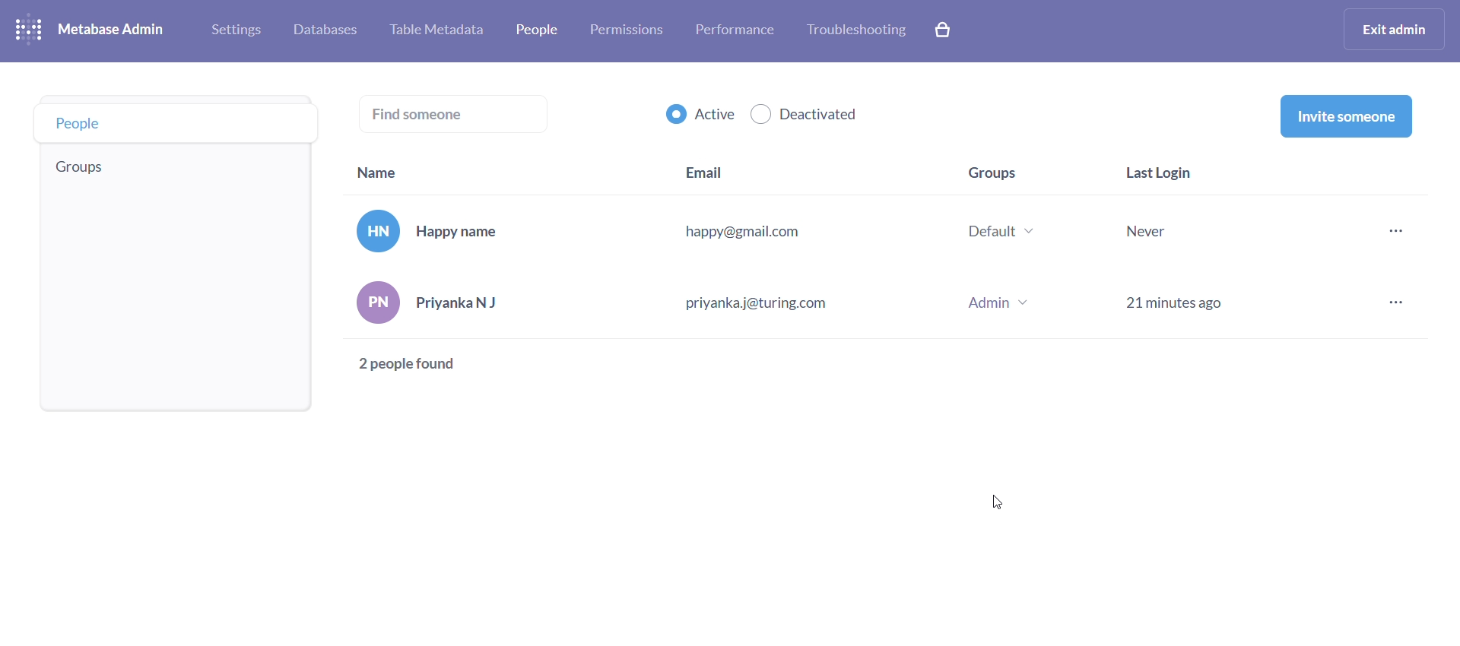  Describe the element at coordinates (117, 30) in the screenshot. I see `metabase admin` at that location.